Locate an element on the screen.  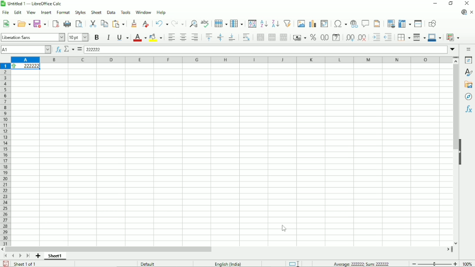
Borders is located at coordinates (404, 37).